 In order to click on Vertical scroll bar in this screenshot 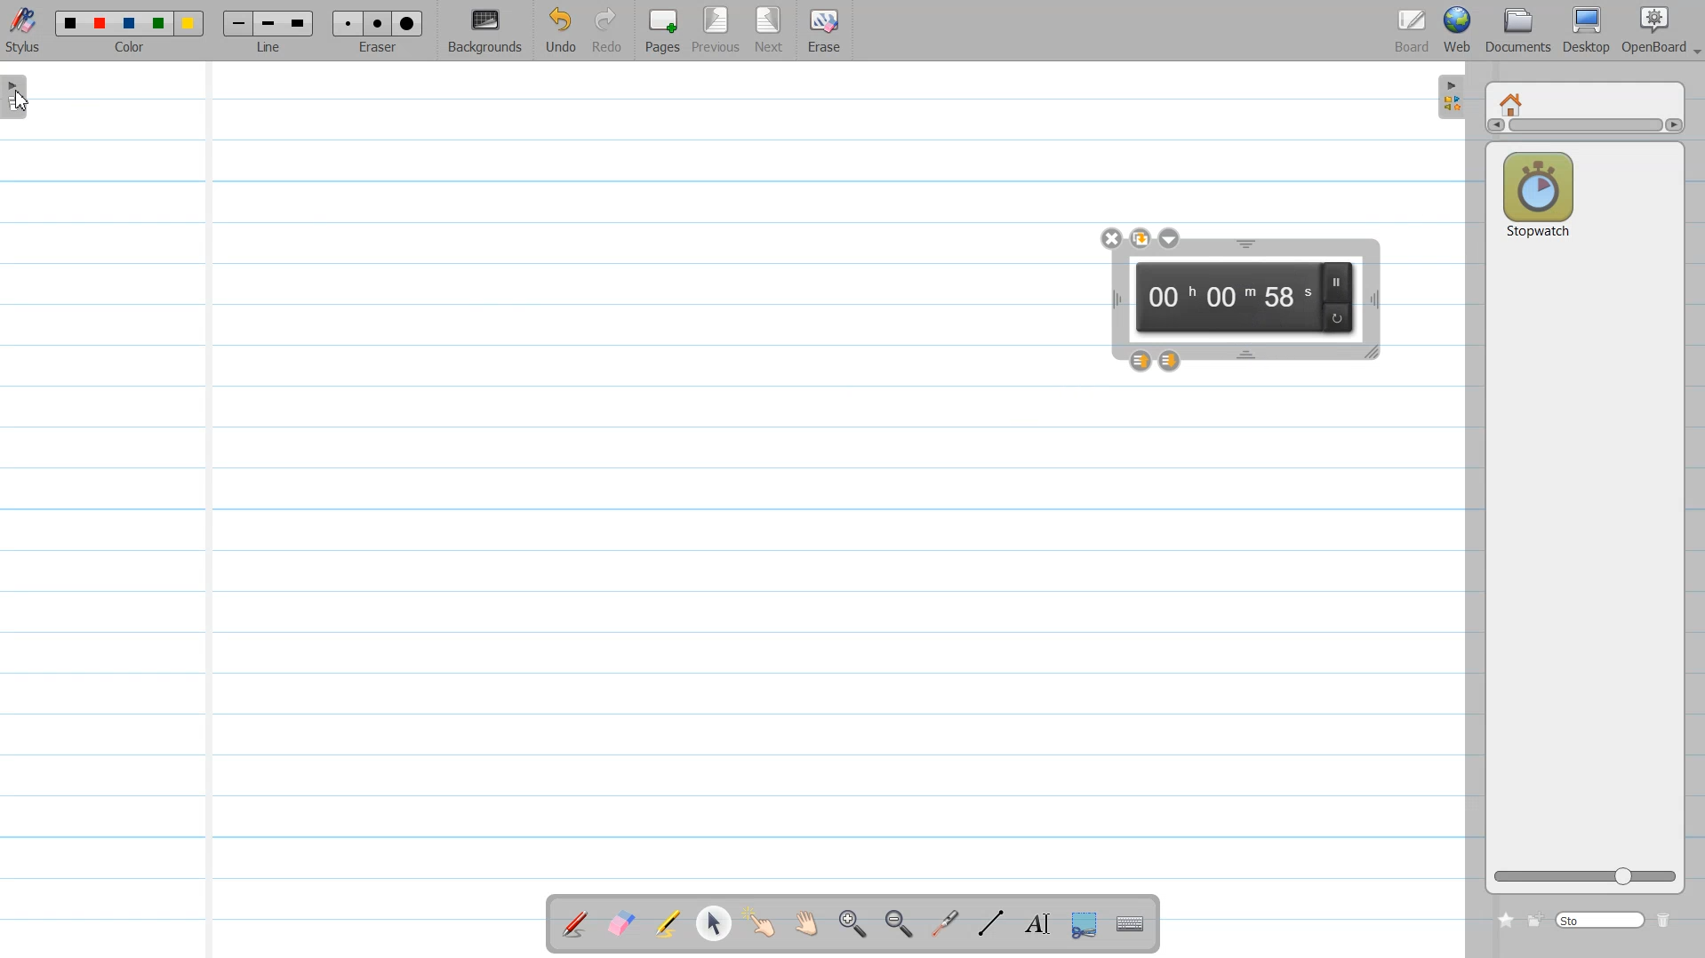, I will do `click(1584, 128)`.